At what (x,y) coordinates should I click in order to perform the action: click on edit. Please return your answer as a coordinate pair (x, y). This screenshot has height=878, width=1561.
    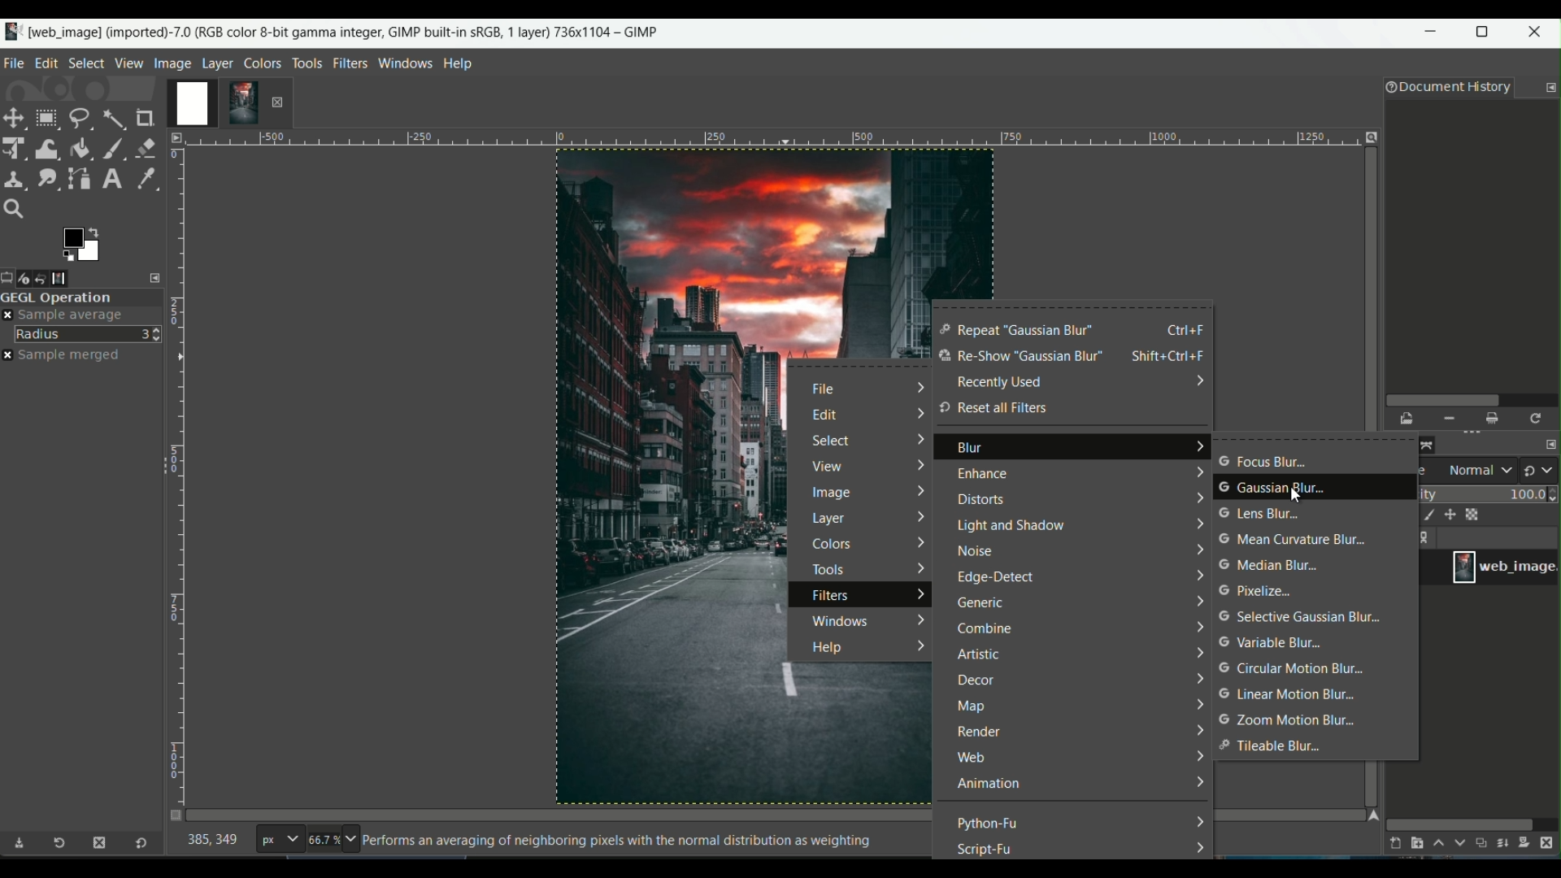
    Looking at the image, I should click on (825, 415).